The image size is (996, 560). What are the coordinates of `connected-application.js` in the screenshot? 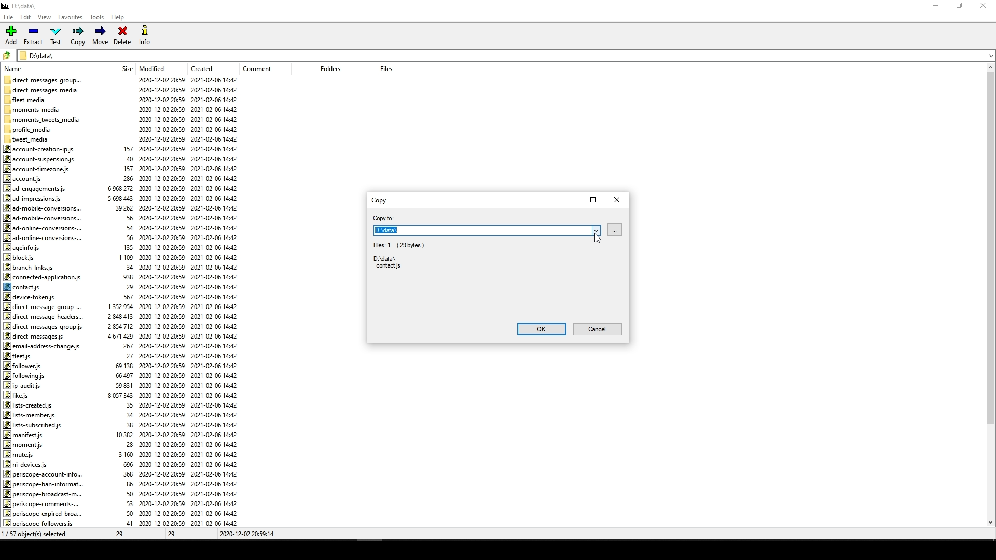 It's located at (41, 277).